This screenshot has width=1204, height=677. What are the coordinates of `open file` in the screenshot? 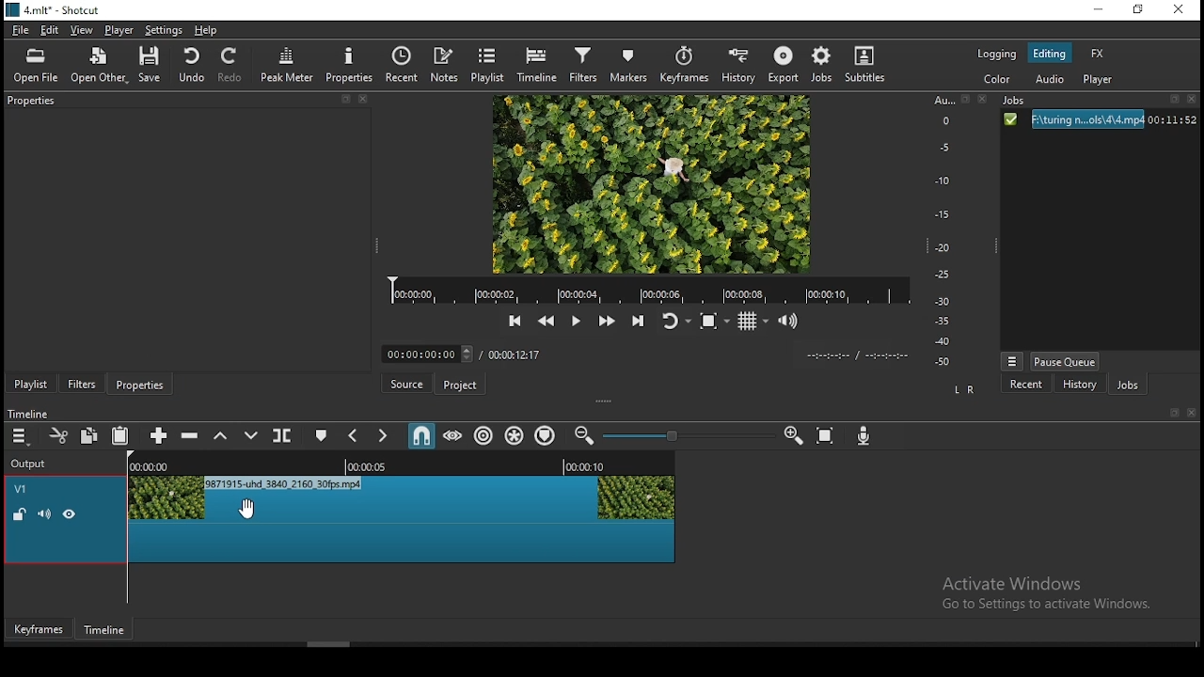 It's located at (37, 66).